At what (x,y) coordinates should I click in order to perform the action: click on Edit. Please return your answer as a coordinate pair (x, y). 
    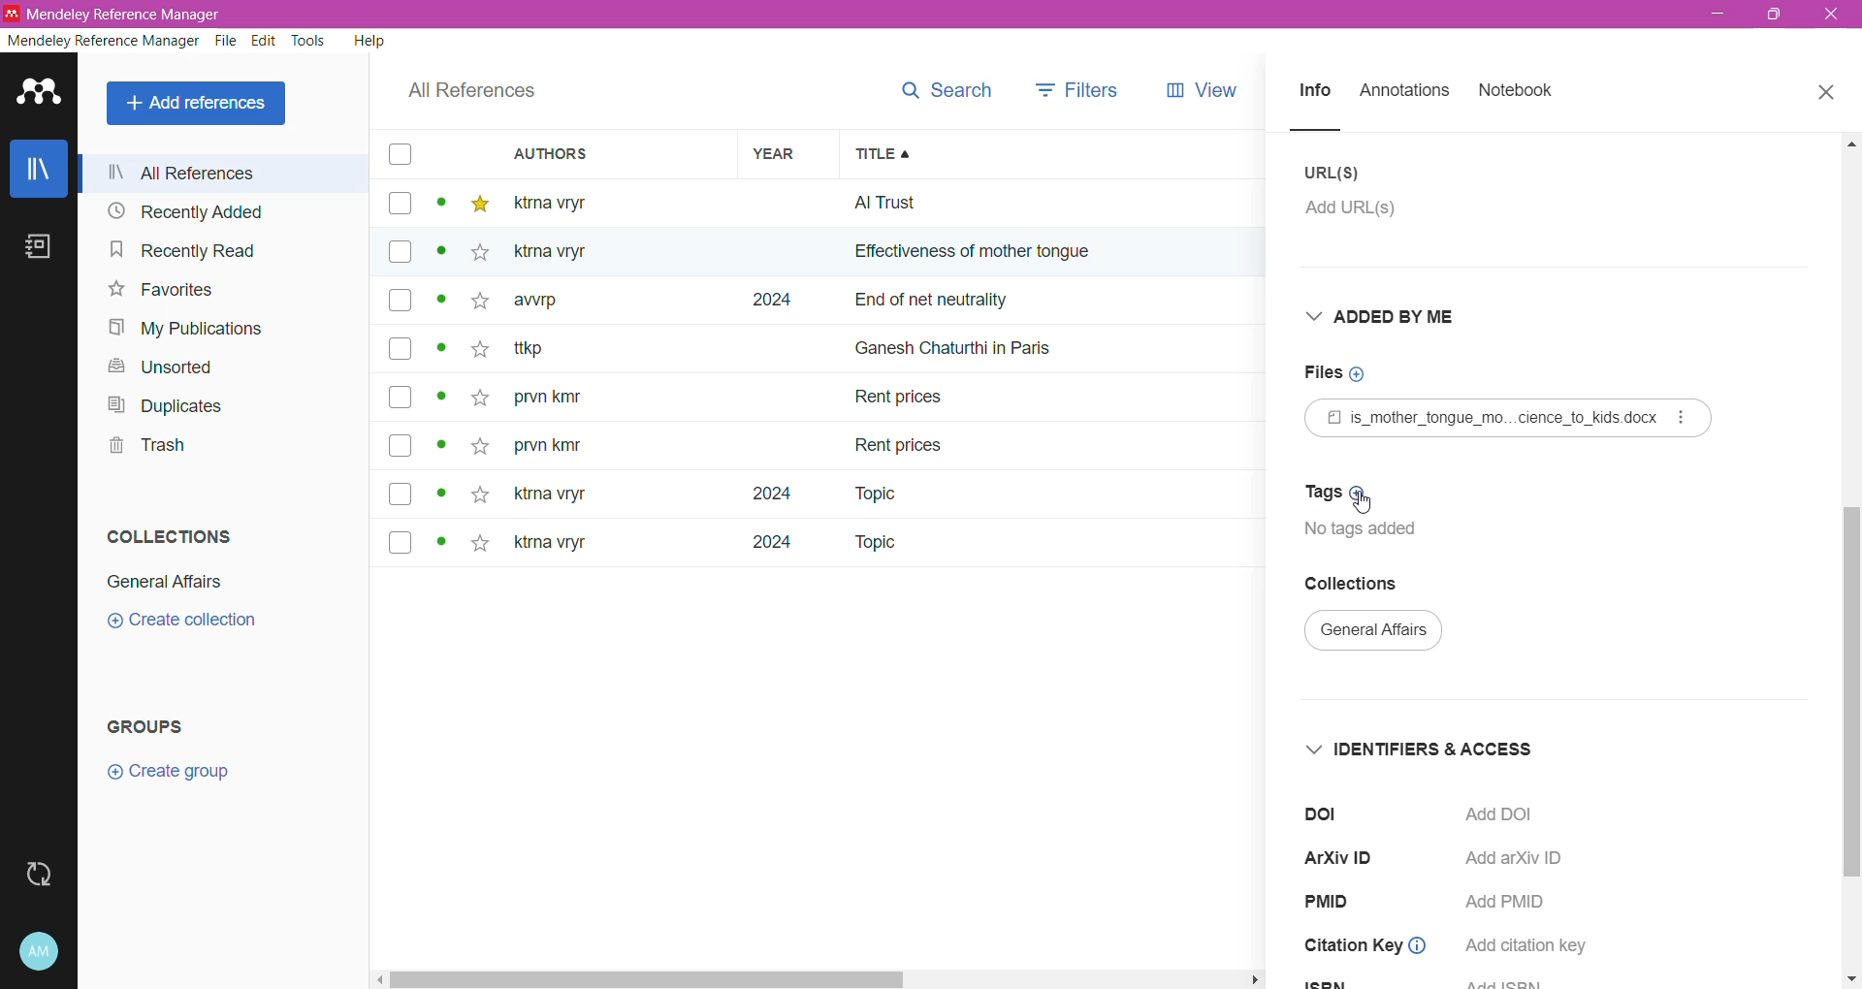
    Looking at the image, I should click on (266, 41).